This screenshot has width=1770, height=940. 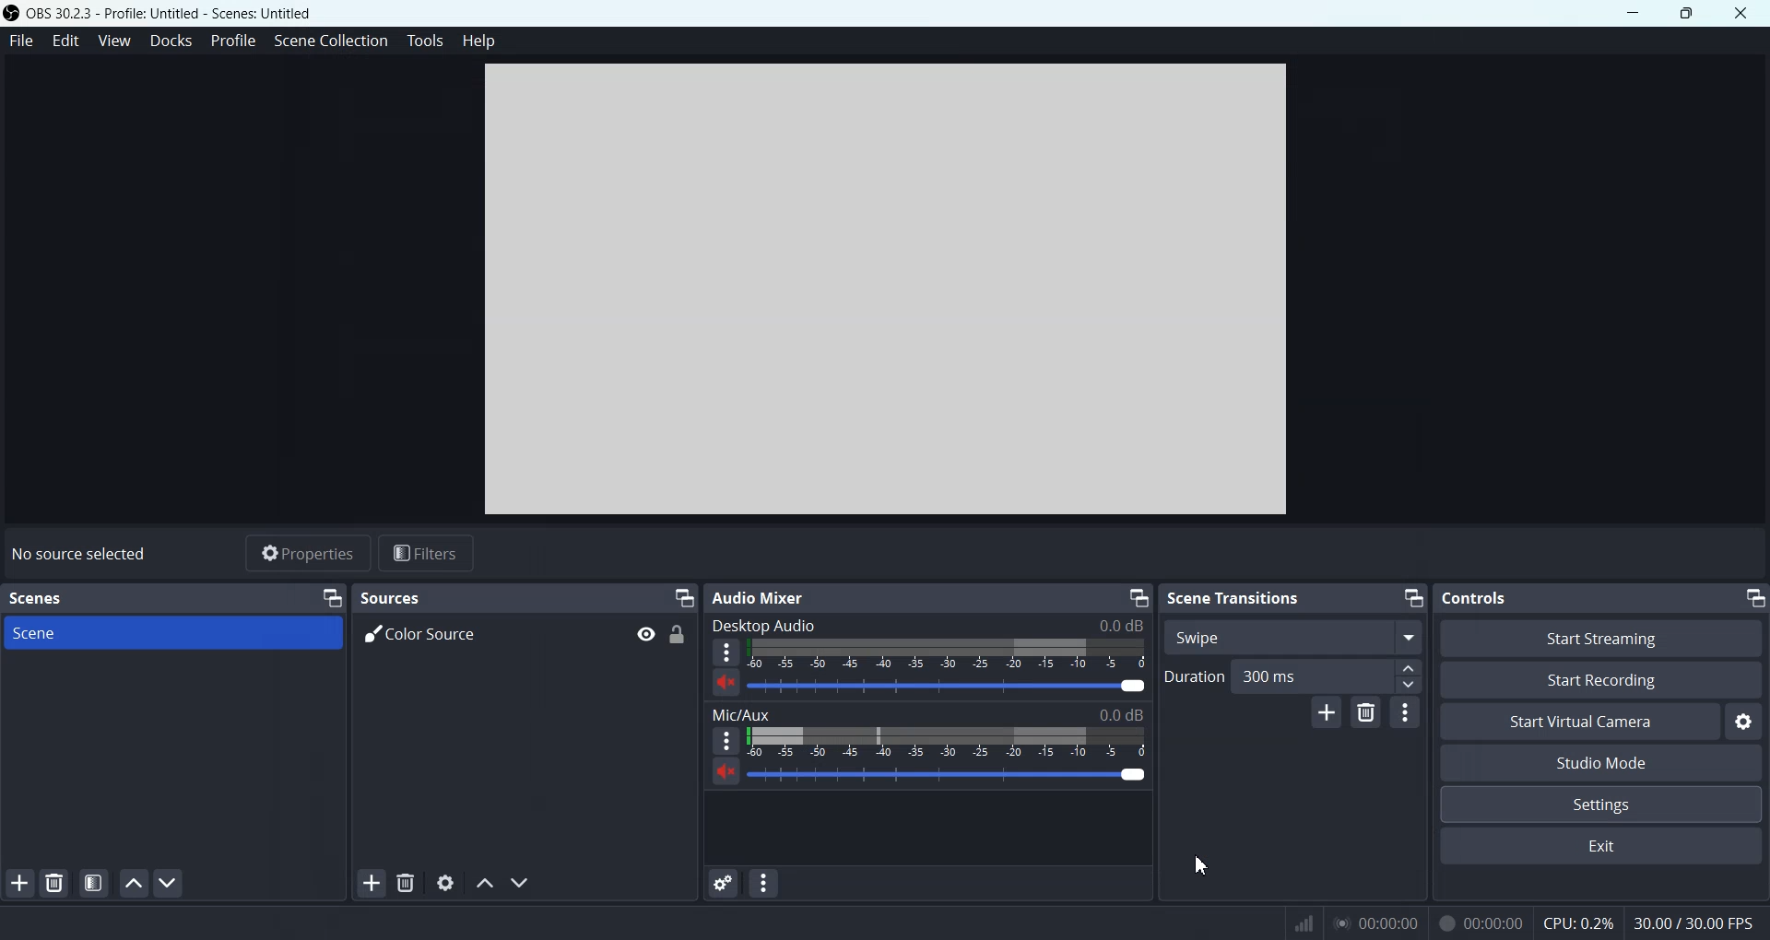 I want to click on Text, so click(x=1232, y=598).